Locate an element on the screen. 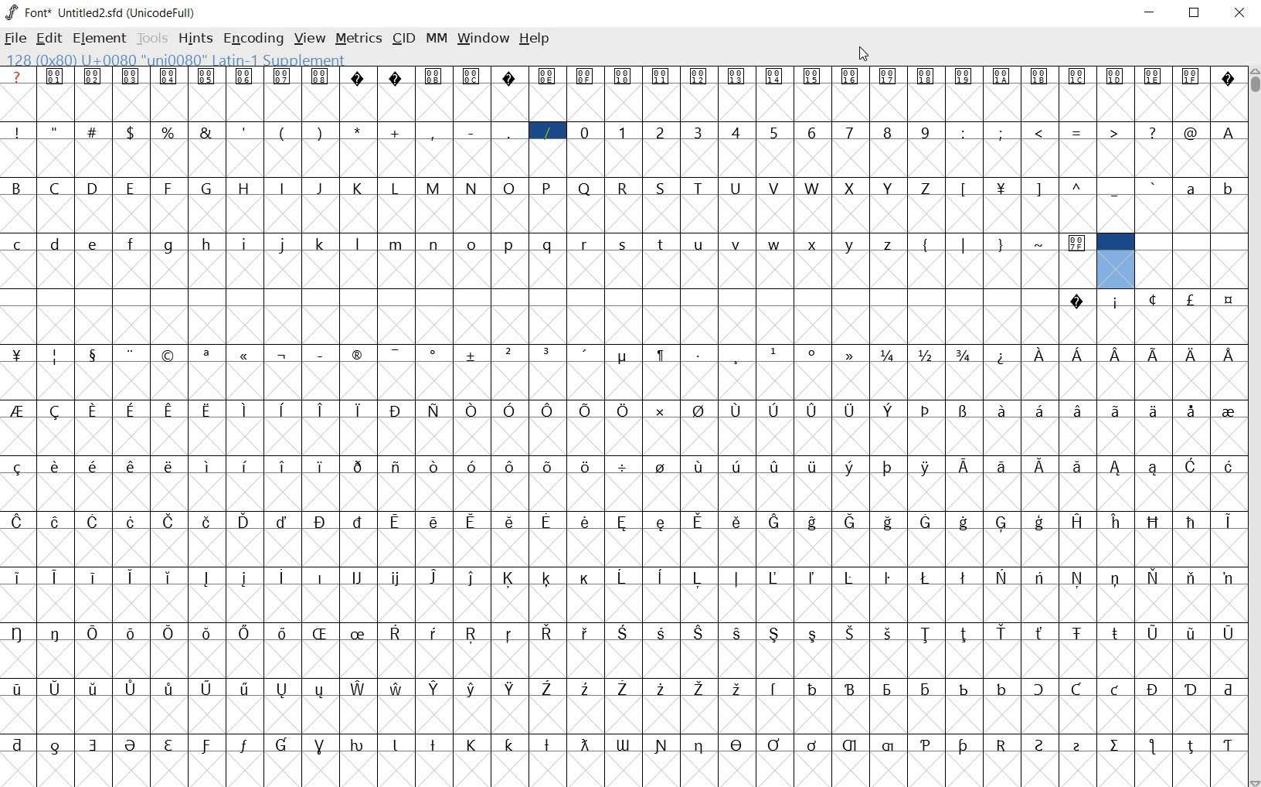 The height and width of the screenshot is (787, 1261). z is located at coordinates (889, 244).